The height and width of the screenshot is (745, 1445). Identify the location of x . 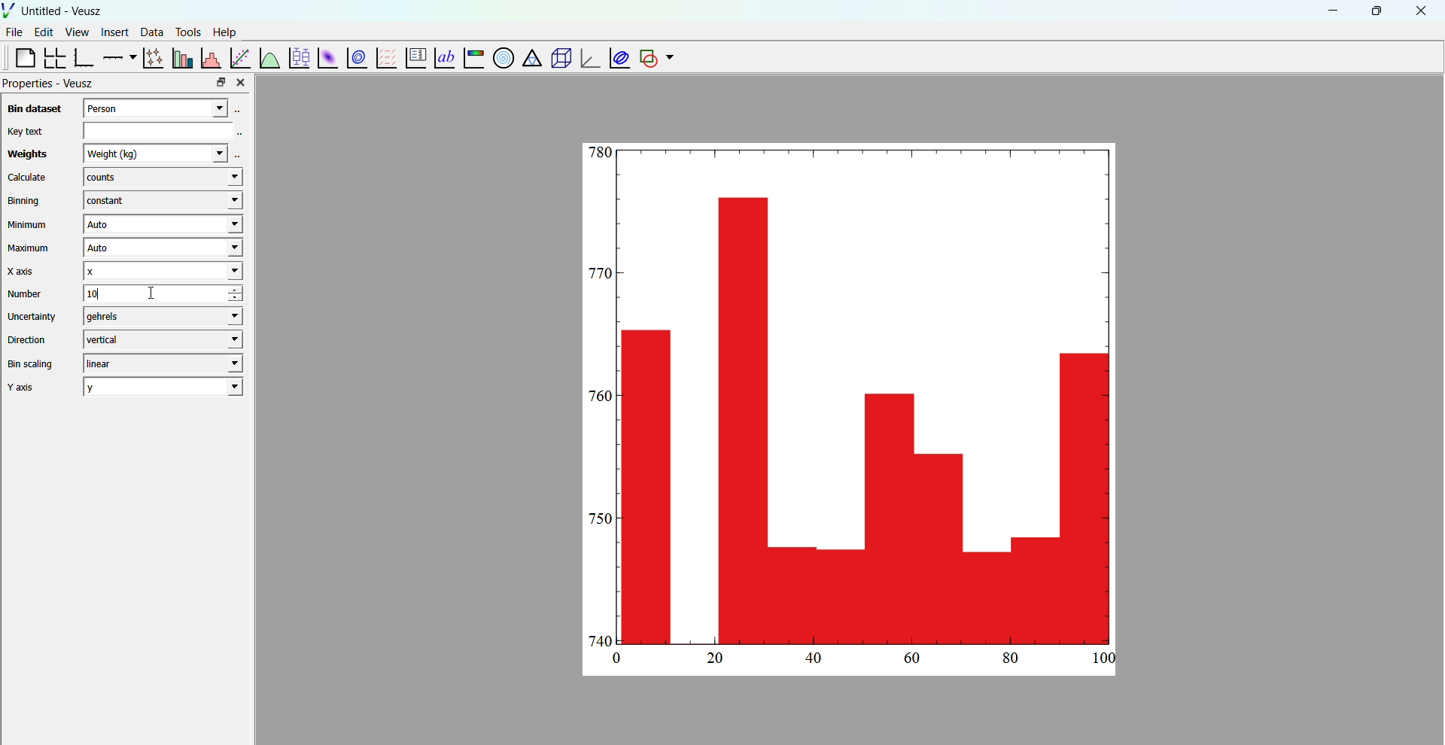
(161, 271).